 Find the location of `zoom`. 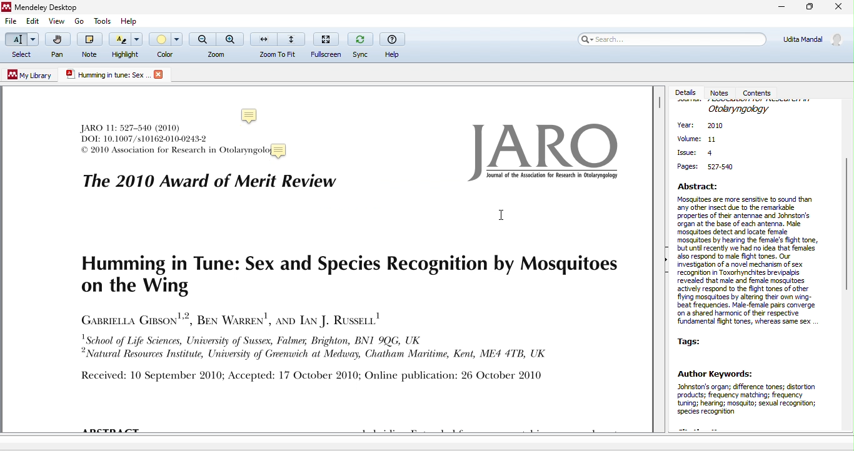

zoom is located at coordinates (216, 45).